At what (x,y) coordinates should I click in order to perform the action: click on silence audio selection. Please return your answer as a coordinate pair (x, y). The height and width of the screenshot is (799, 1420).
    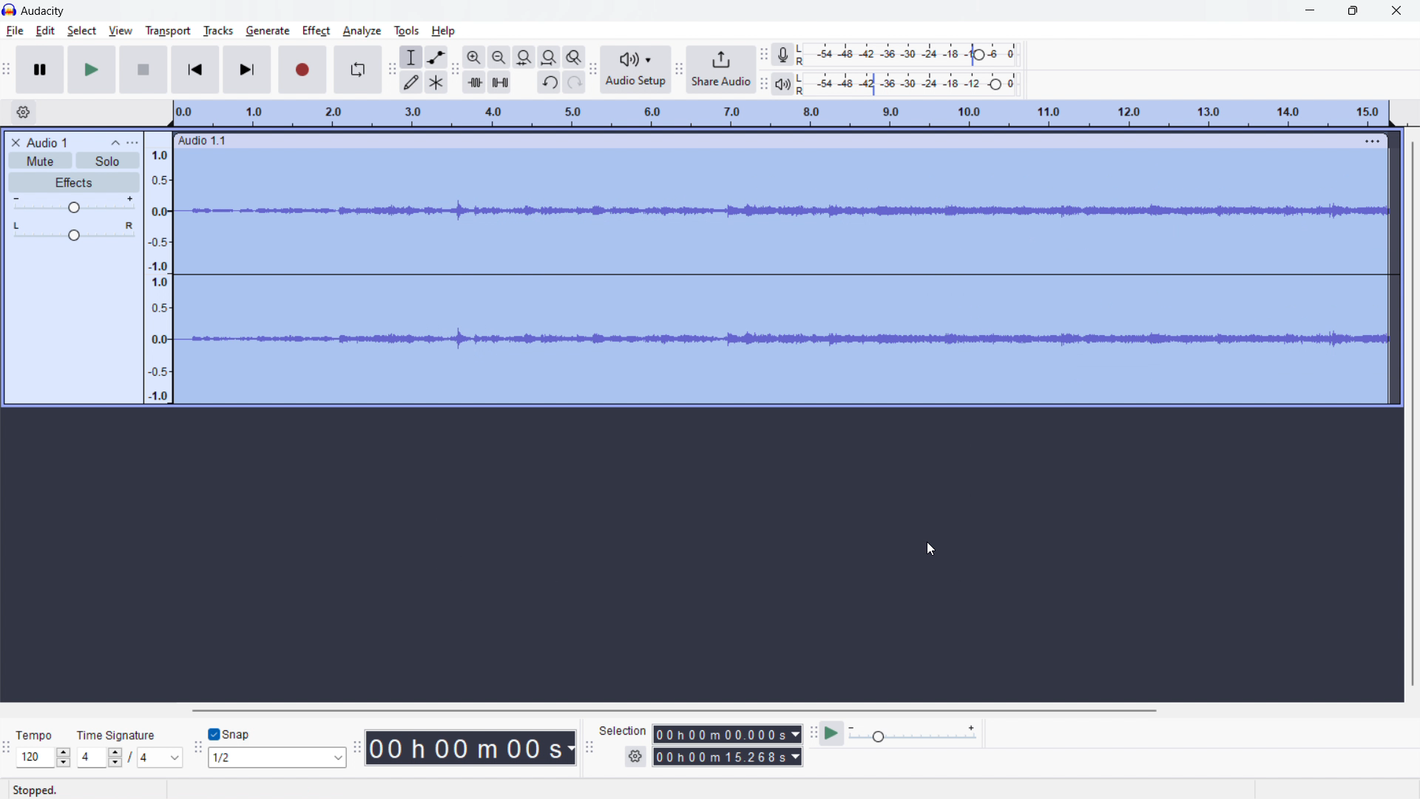
    Looking at the image, I should click on (499, 82).